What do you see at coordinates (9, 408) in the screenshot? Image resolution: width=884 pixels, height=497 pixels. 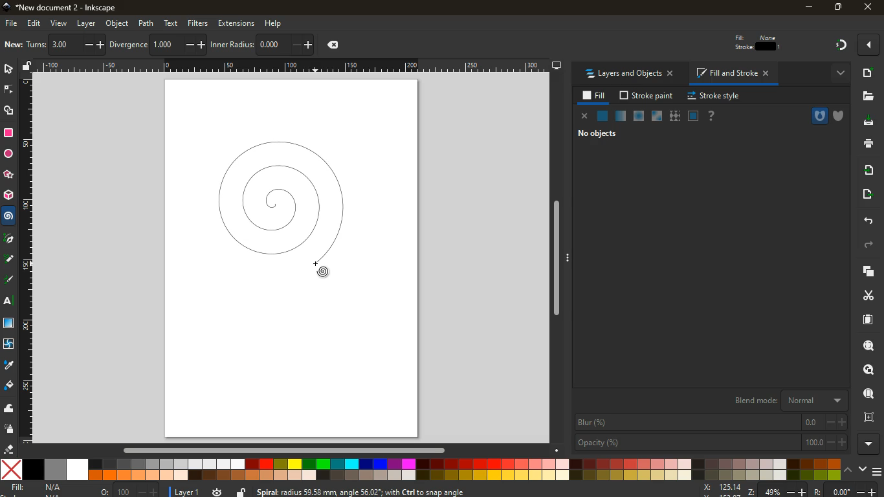 I see `wave` at bounding box center [9, 408].